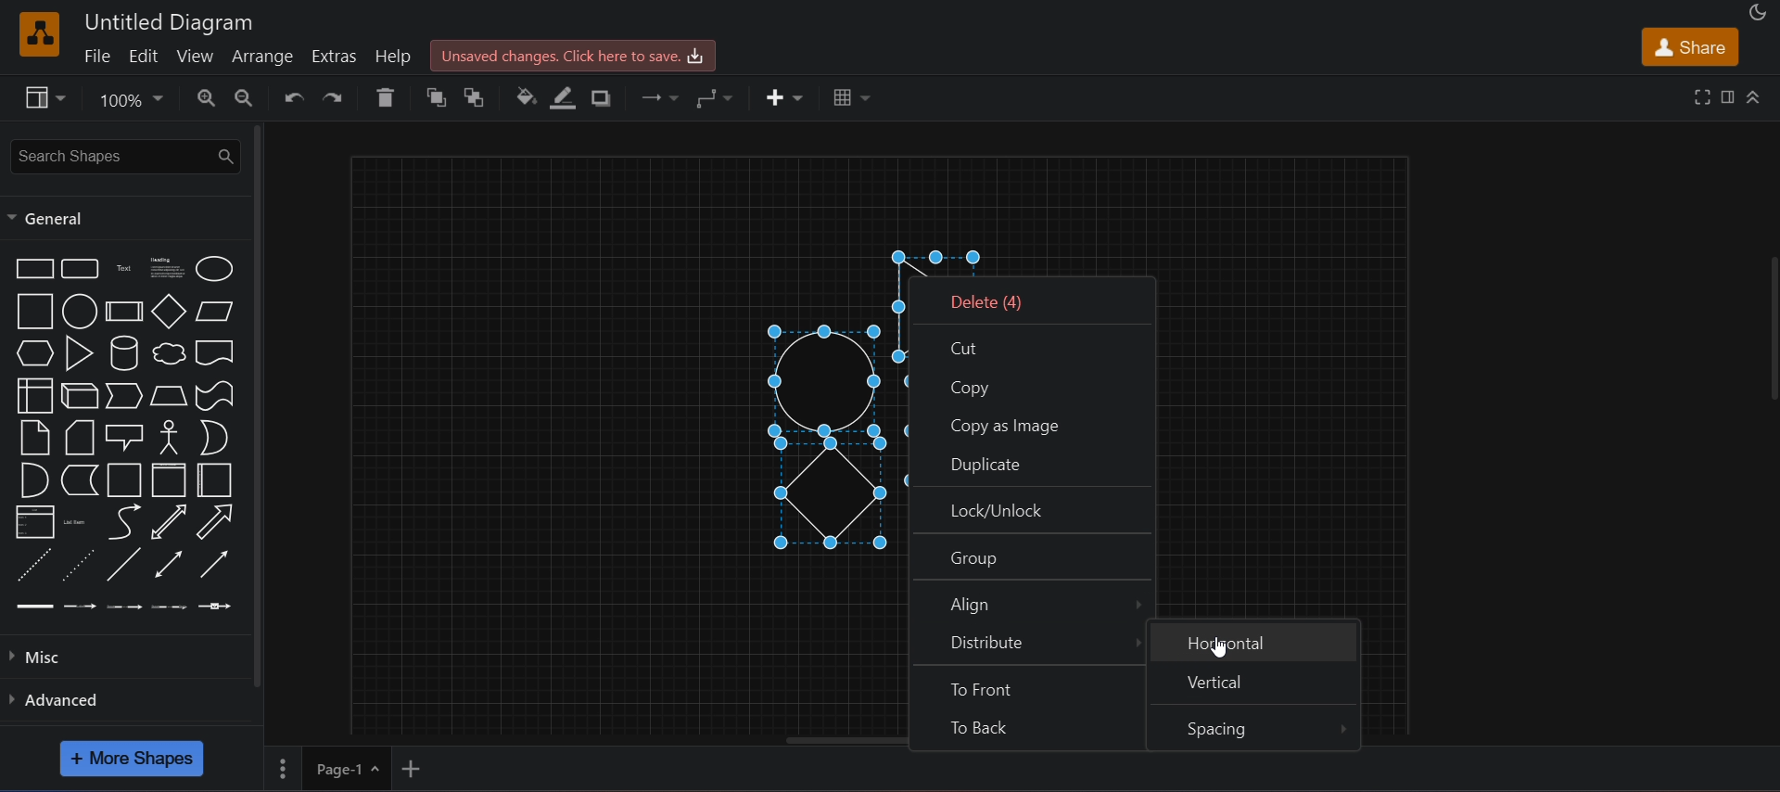 The image size is (1780, 792). I want to click on duplicate, so click(1029, 463).